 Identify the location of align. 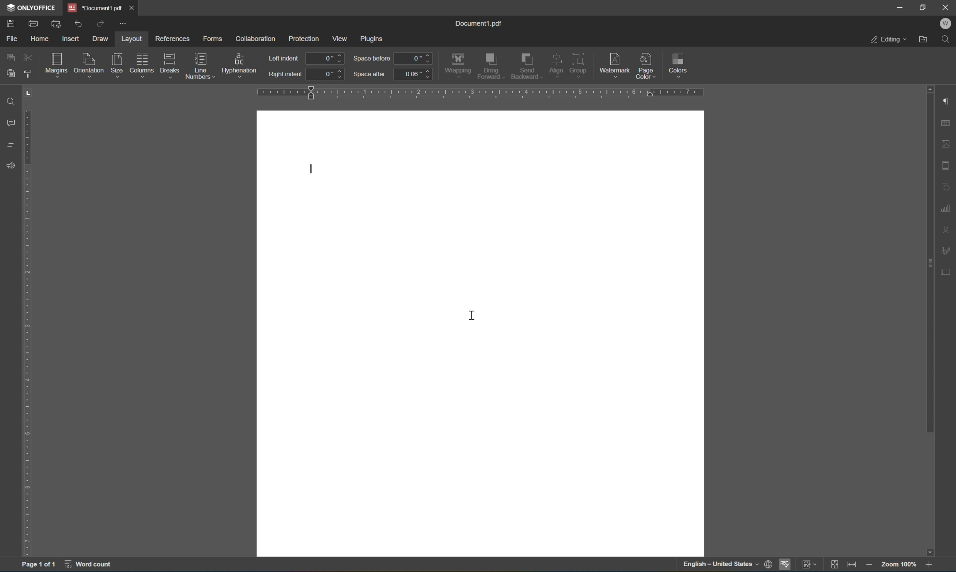
(556, 65).